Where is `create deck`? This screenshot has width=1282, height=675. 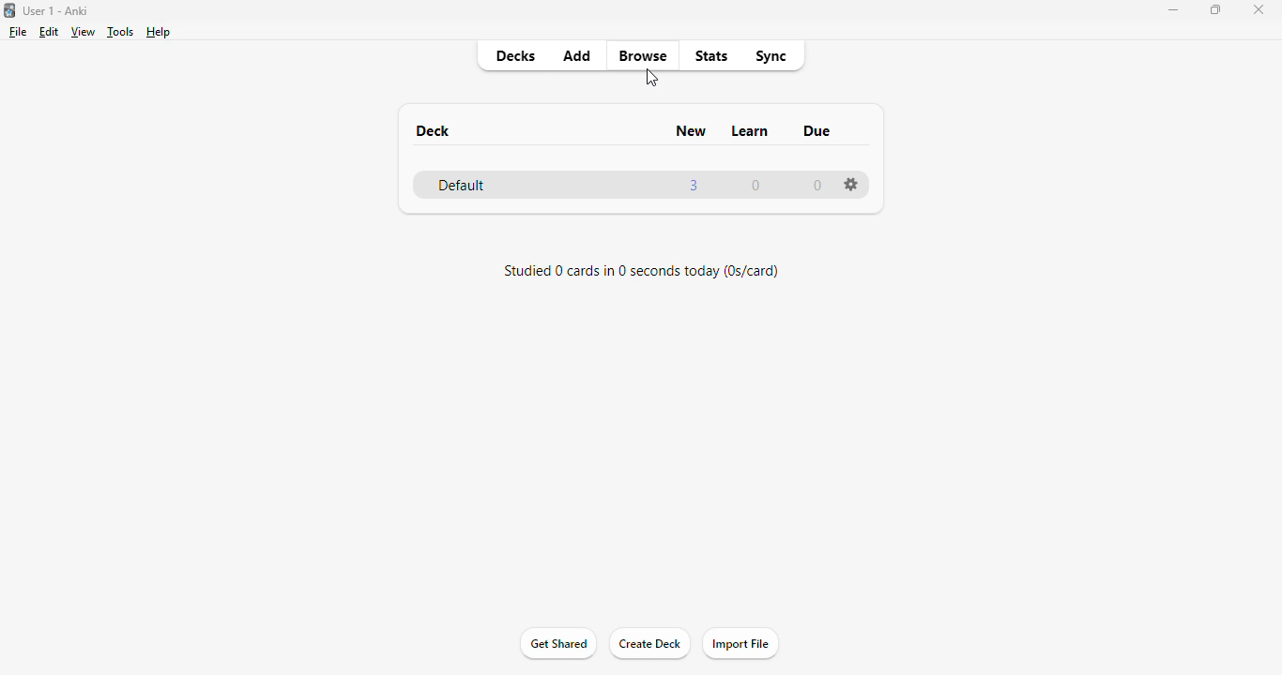
create deck is located at coordinates (649, 644).